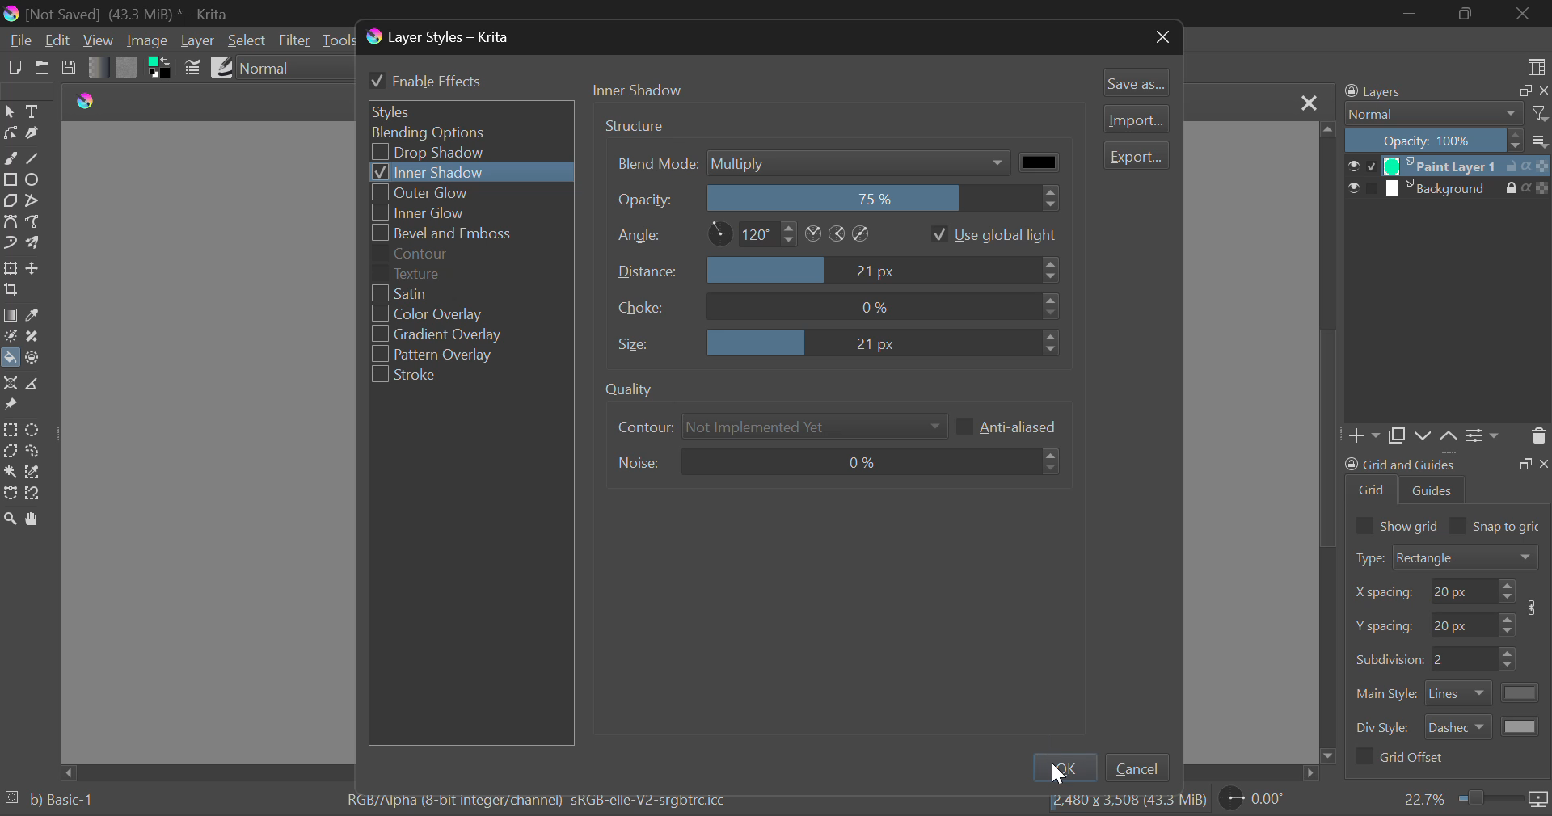 This screenshot has height=816, width=1552. Describe the element at coordinates (70, 800) in the screenshot. I see `b) Basic-1` at that location.